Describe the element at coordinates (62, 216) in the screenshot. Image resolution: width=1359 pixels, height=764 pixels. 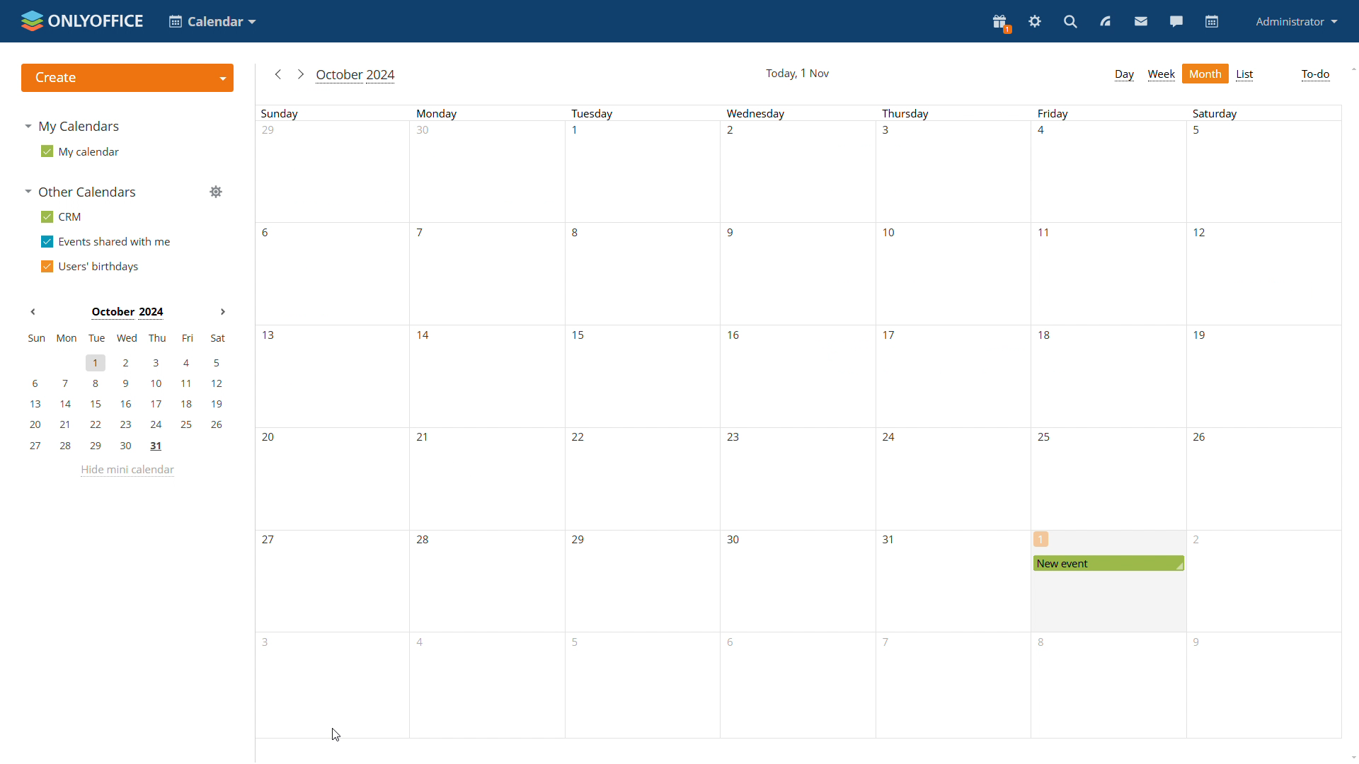
I see `crm` at that location.